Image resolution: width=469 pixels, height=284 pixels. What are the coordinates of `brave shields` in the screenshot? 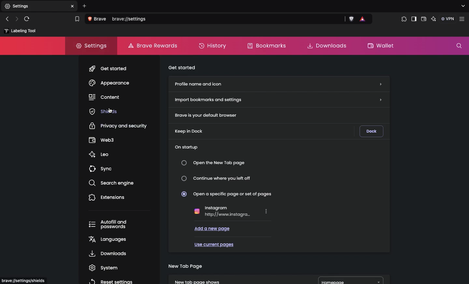 It's located at (350, 19).